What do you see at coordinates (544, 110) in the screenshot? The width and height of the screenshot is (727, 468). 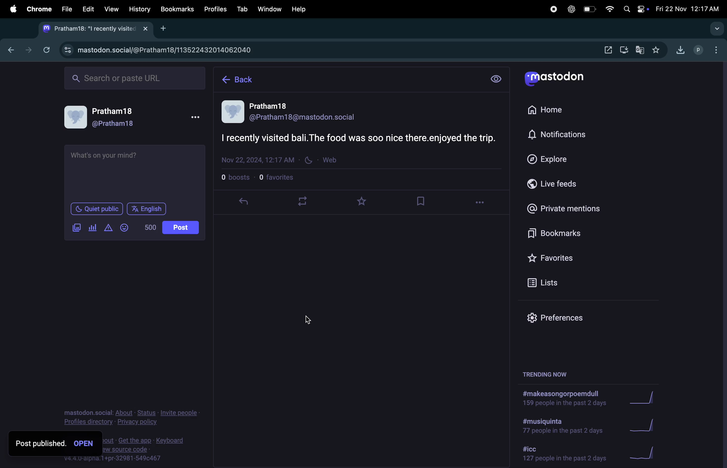 I see `home` at bounding box center [544, 110].